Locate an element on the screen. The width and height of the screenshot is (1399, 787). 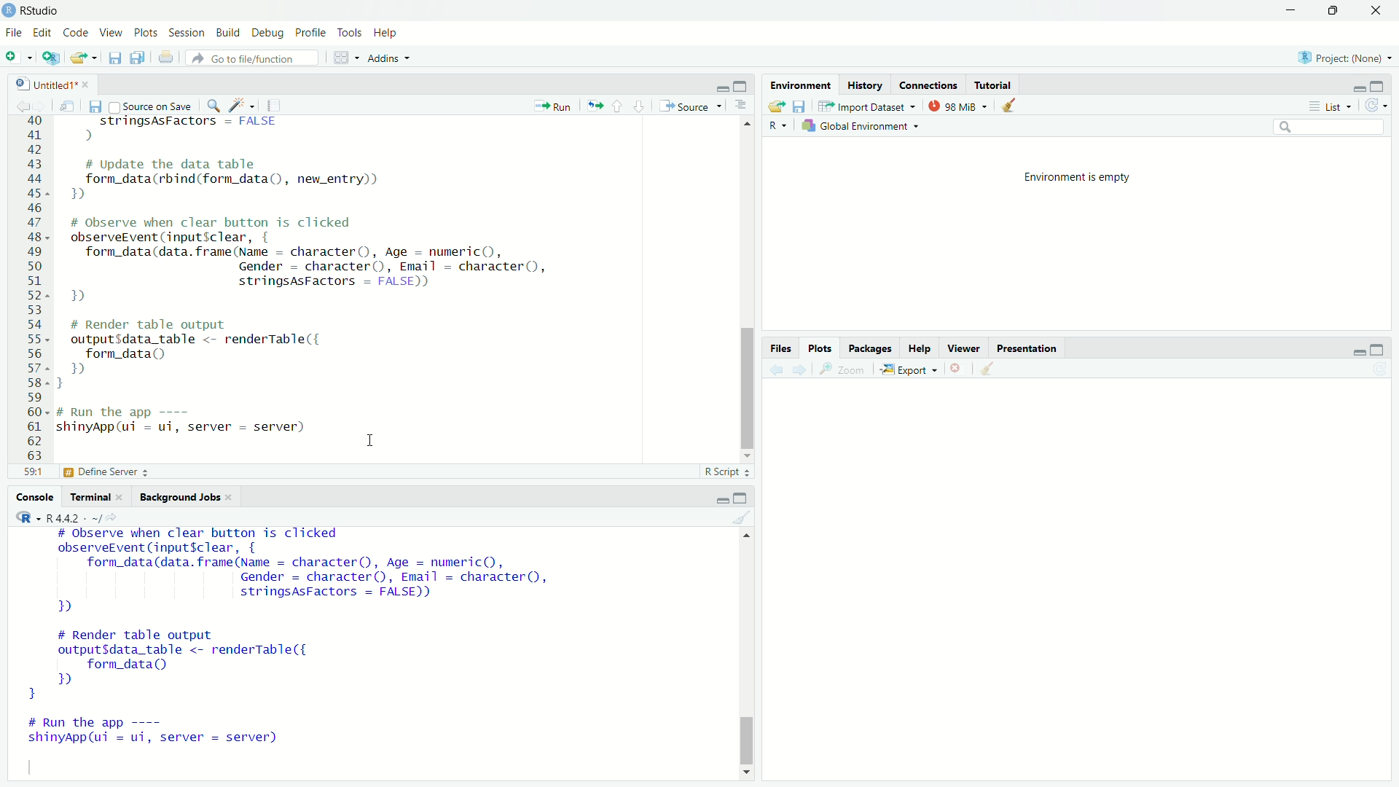
source on save is located at coordinates (150, 105).